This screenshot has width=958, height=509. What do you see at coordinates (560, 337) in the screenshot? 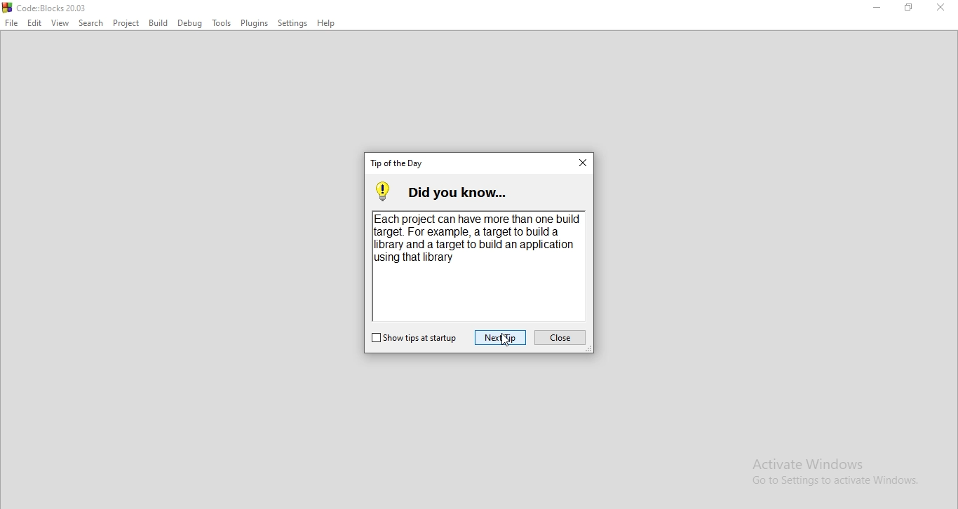
I see `close` at bounding box center [560, 337].